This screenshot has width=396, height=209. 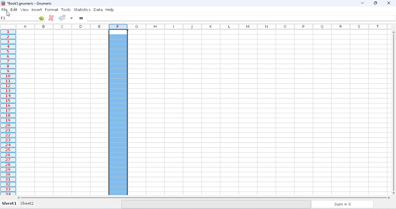 What do you see at coordinates (389, 3) in the screenshot?
I see `close` at bounding box center [389, 3].